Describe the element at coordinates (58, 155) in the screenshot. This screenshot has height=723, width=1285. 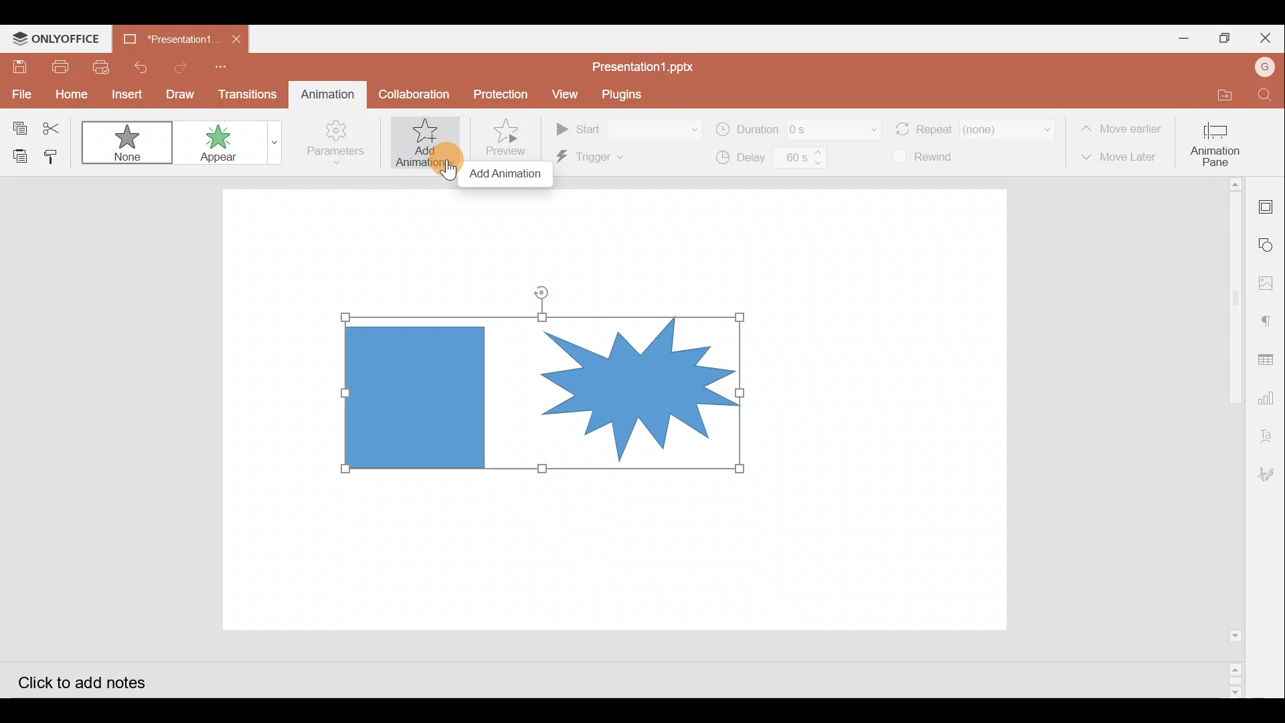
I see `Copy style` at that location.